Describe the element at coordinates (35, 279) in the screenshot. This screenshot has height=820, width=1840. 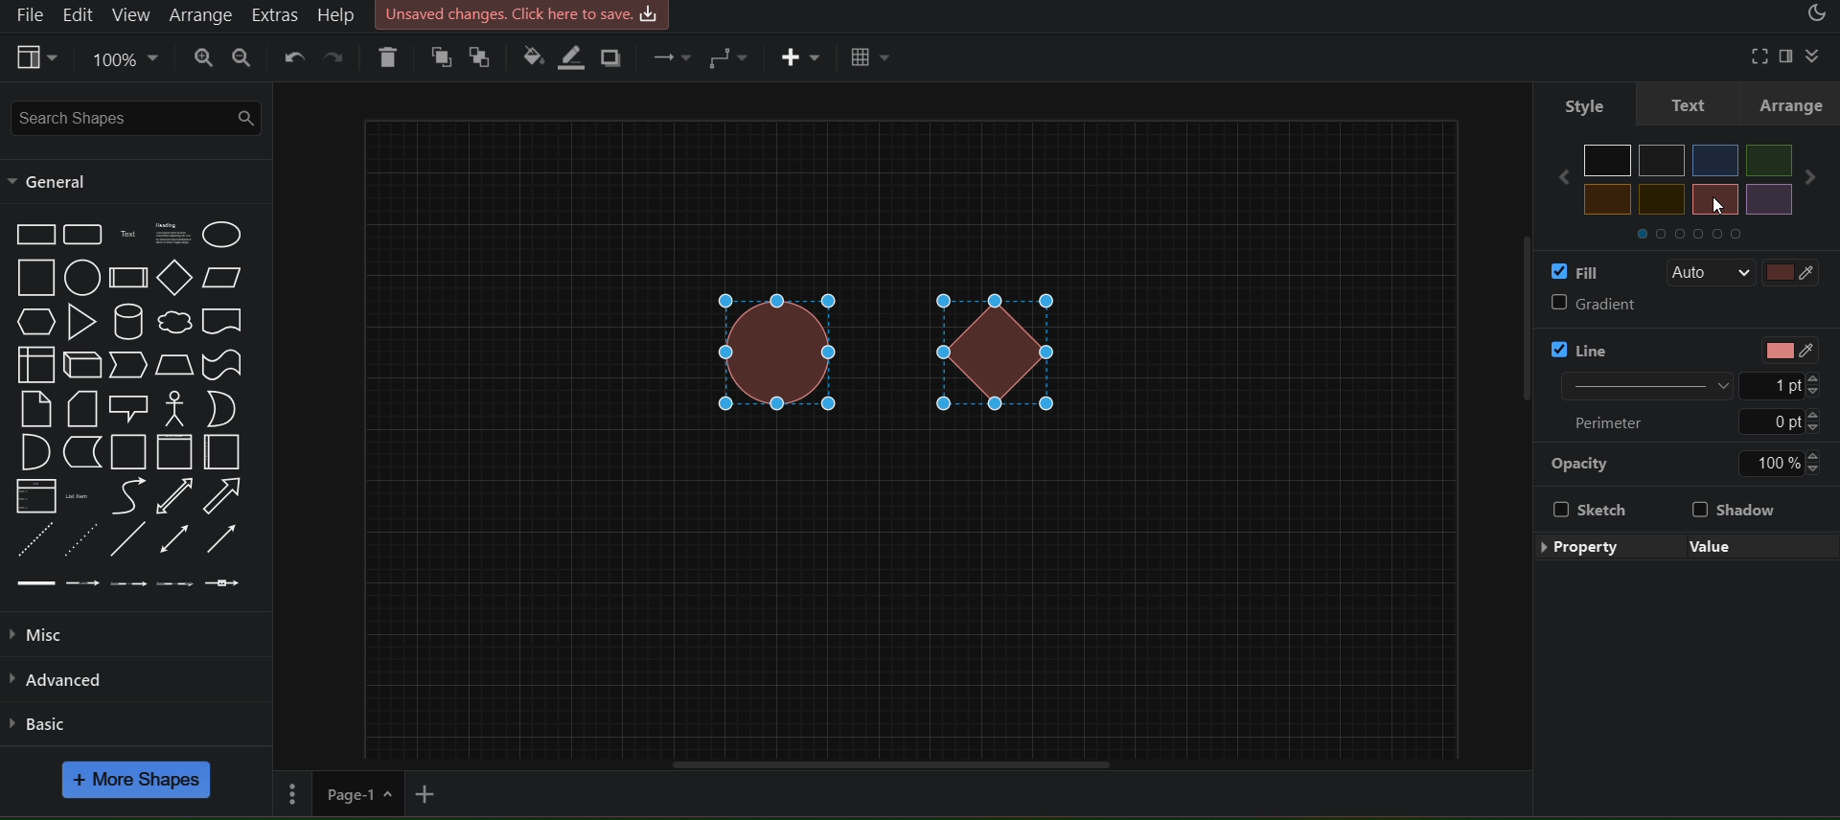
I see `Square` at that location.